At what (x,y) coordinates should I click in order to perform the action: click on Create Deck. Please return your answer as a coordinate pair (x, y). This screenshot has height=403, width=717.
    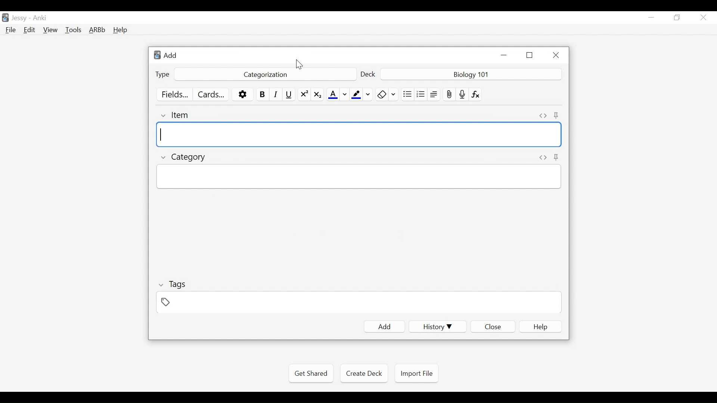
    Looking at the image, I should click on (363, 373).